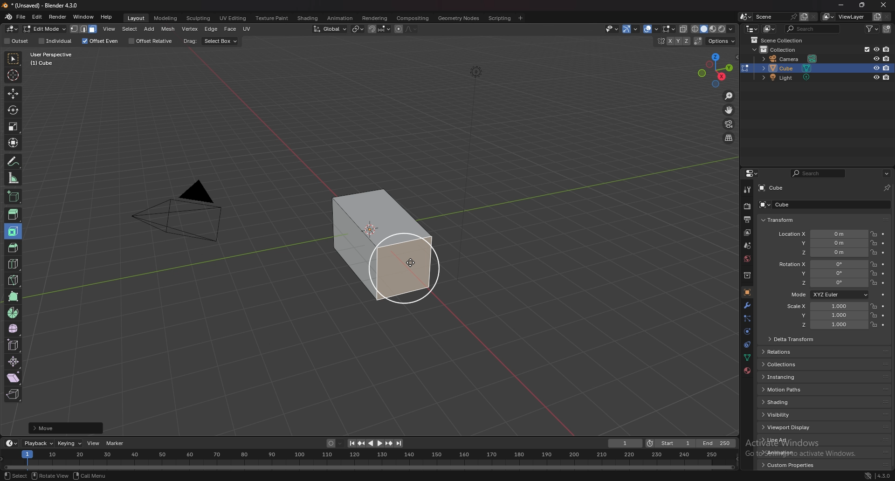  Describe the element at coordinates (884, 325) in the screenshot. I see `animate property` at that location.